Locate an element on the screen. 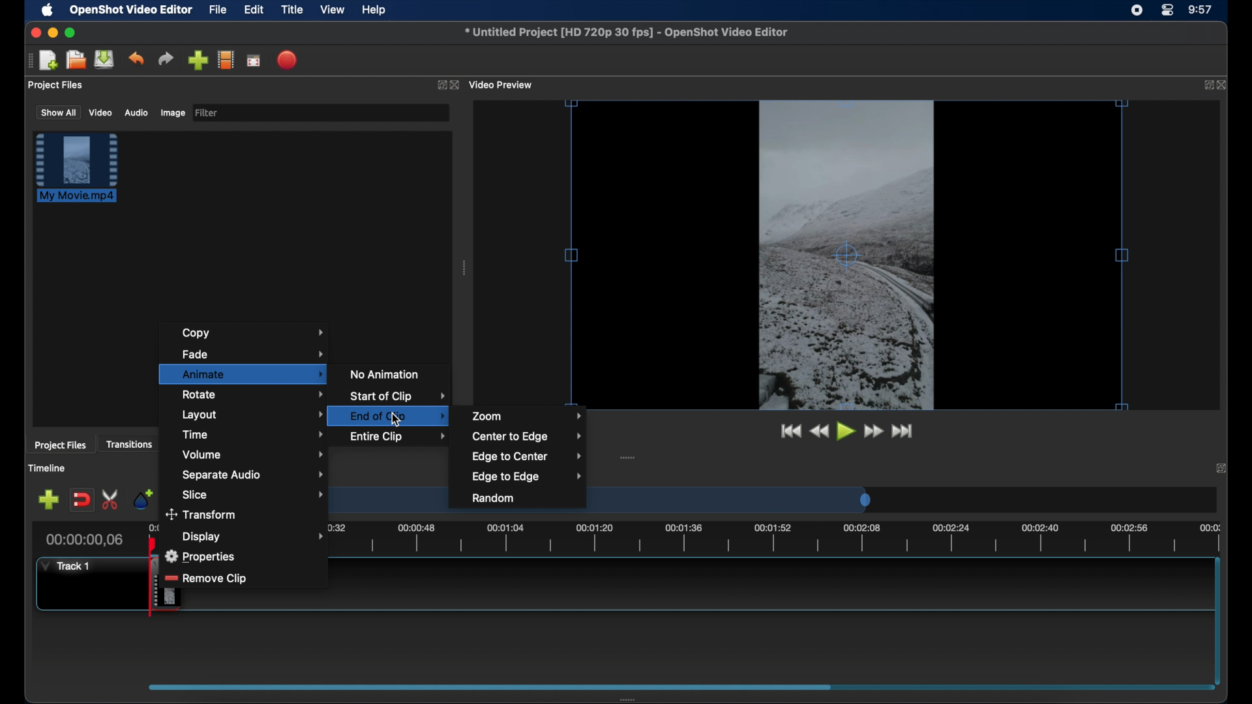 The width and height of the screenshot is (1252, 704). display menu is located at coordinates (252, 536).